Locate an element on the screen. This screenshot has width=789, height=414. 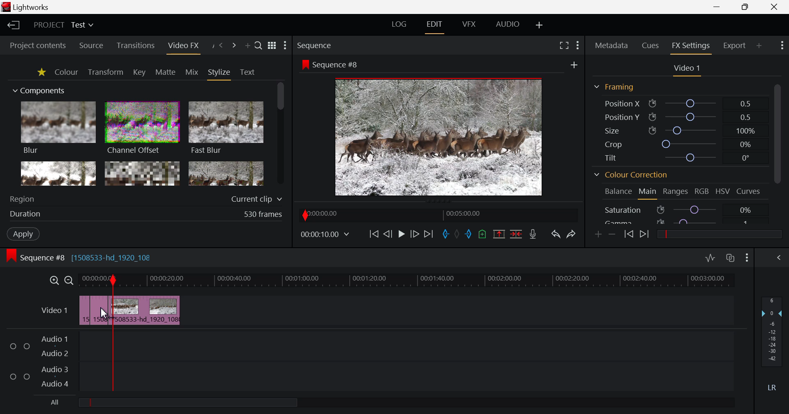
Video Layer is located at coordinates (54, 312).